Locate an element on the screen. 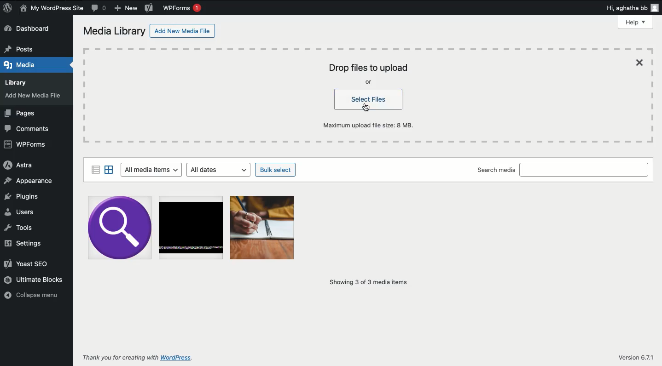  Grid is located at coordinates (110, 170).